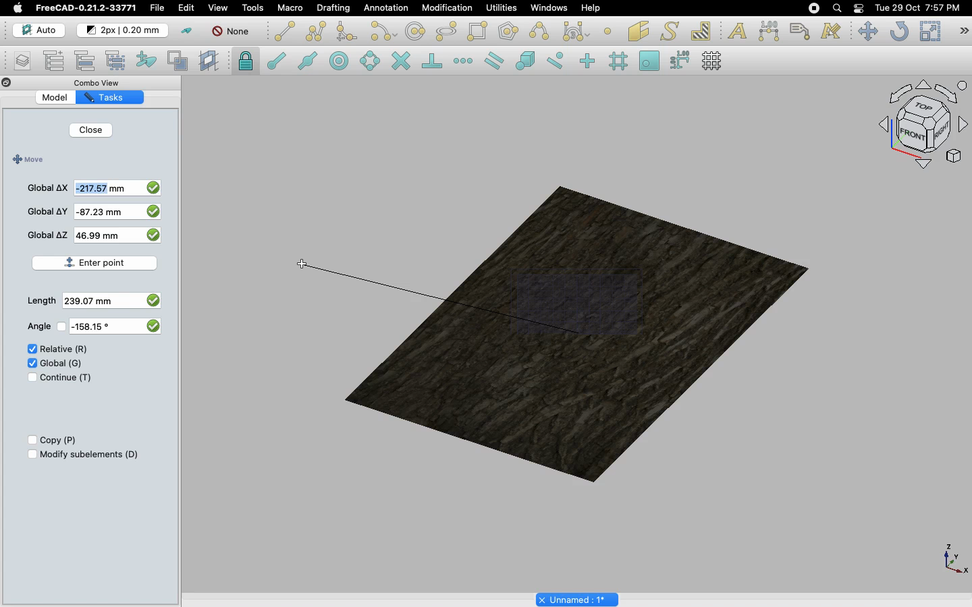 The image size is (972, 607). Describe the element at coordinates (57, 62) in the screenshot. I see `Add new named group` at that location.